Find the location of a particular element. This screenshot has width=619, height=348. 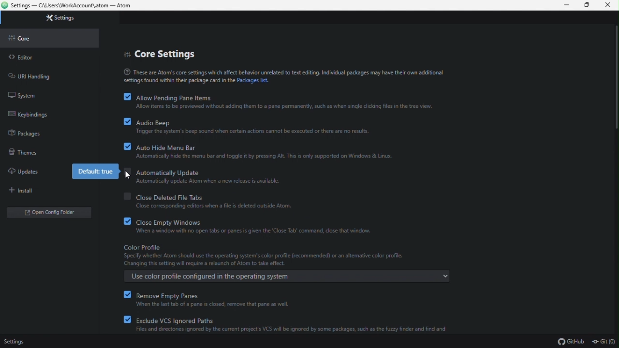

open folder is located at coordinates (43, 212).